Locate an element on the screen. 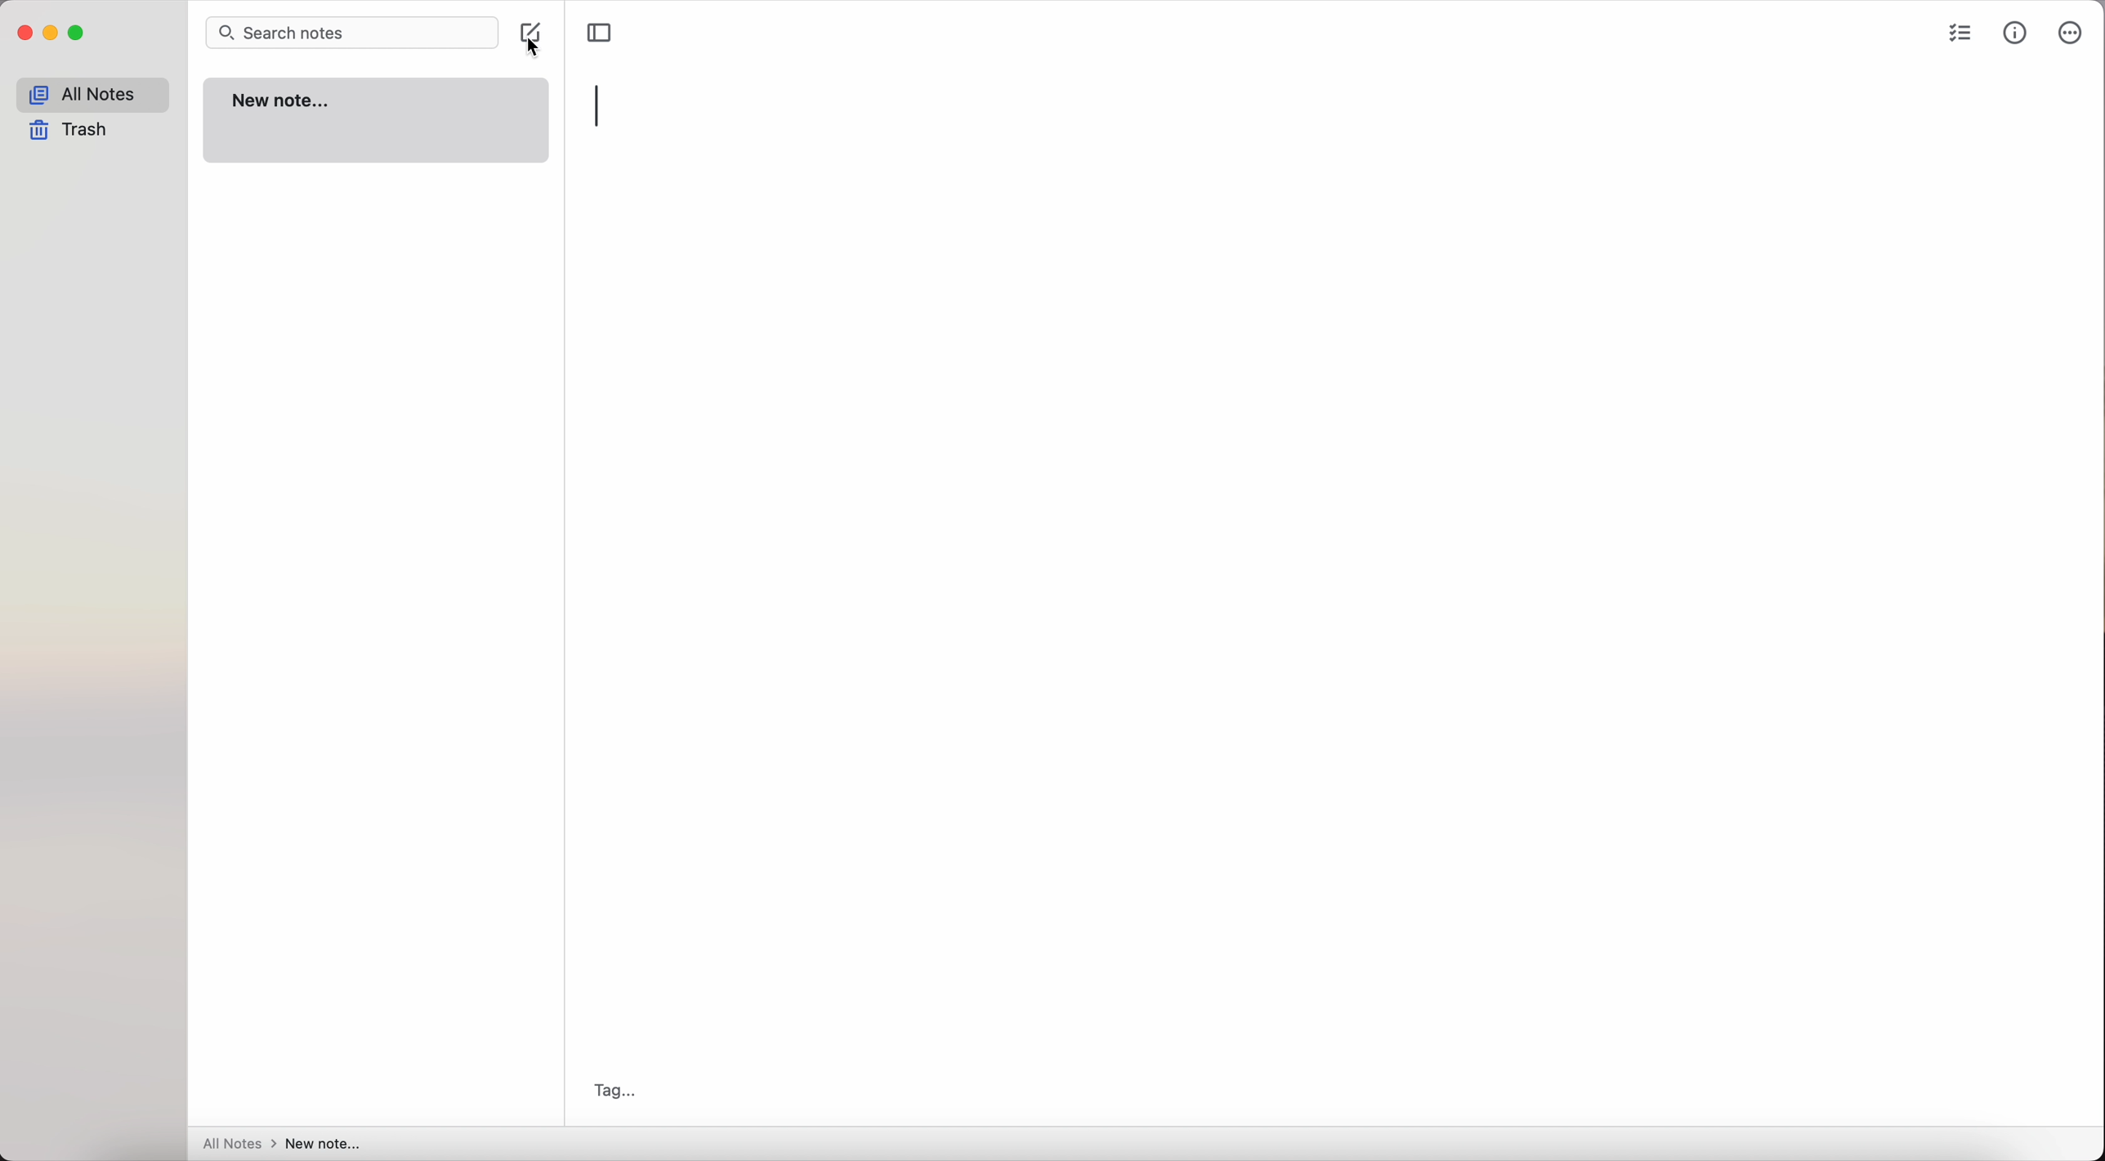 This screenshot has height=1161, width=2105. minimize is located at coordinates (51, 34).